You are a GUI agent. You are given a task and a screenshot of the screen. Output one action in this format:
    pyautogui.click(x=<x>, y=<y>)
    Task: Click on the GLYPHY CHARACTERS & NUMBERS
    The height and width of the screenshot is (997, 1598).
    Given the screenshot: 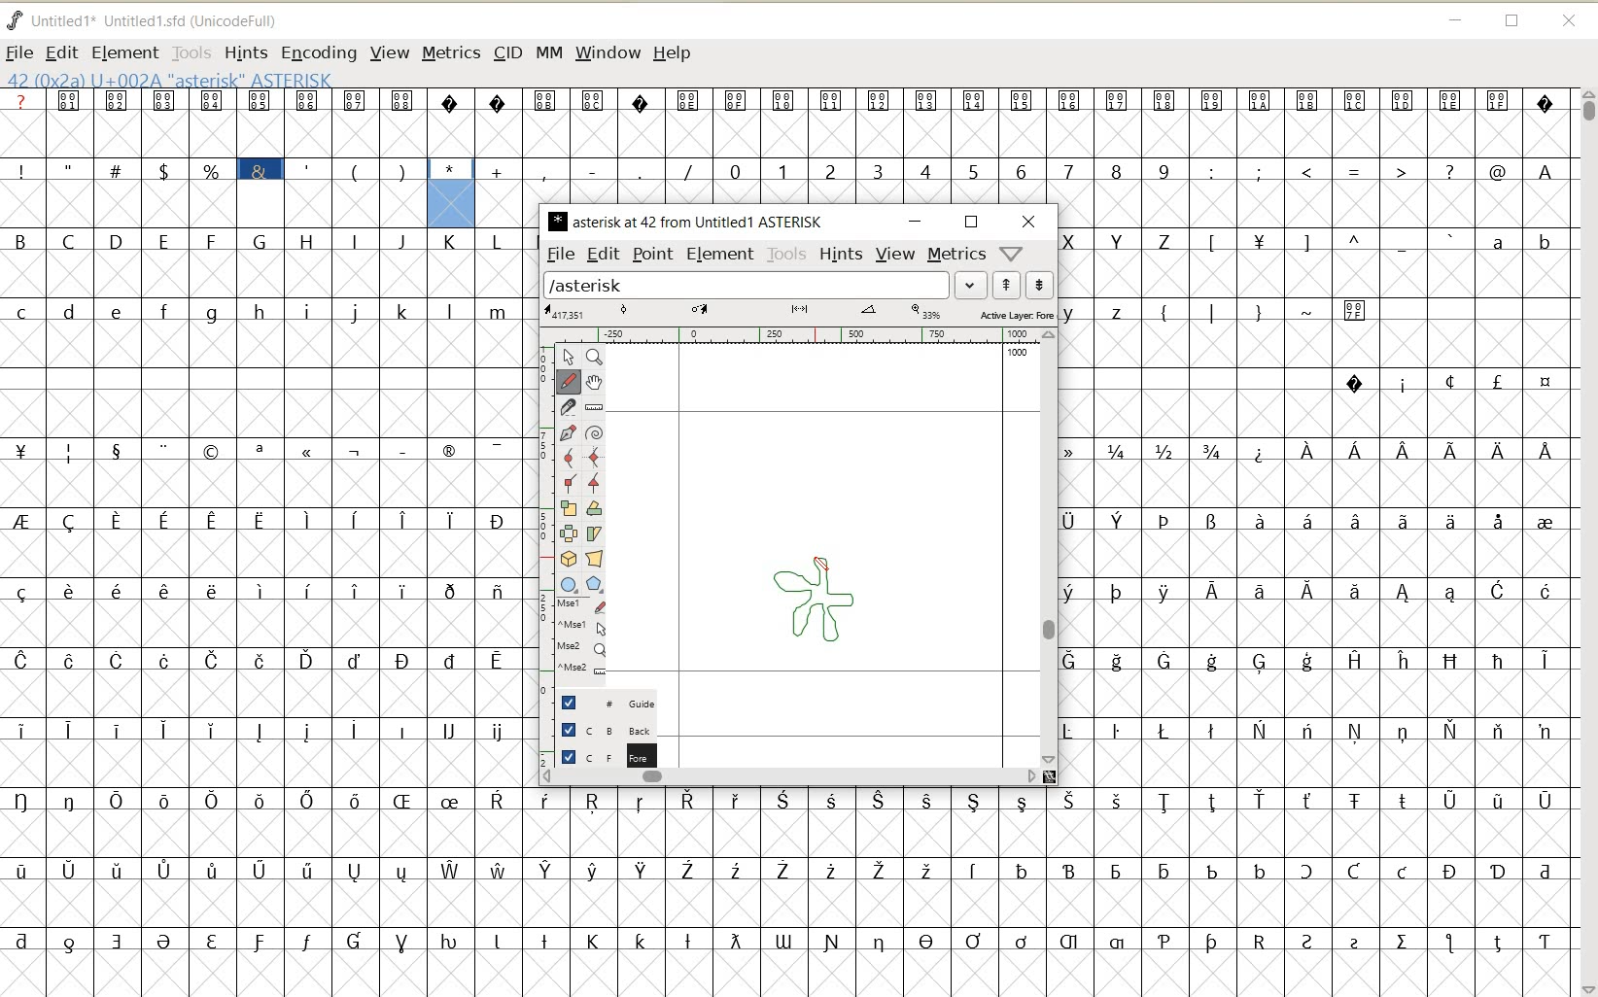 What is the action you would take?
    pyautogui.click(x=1315, y=540)
    